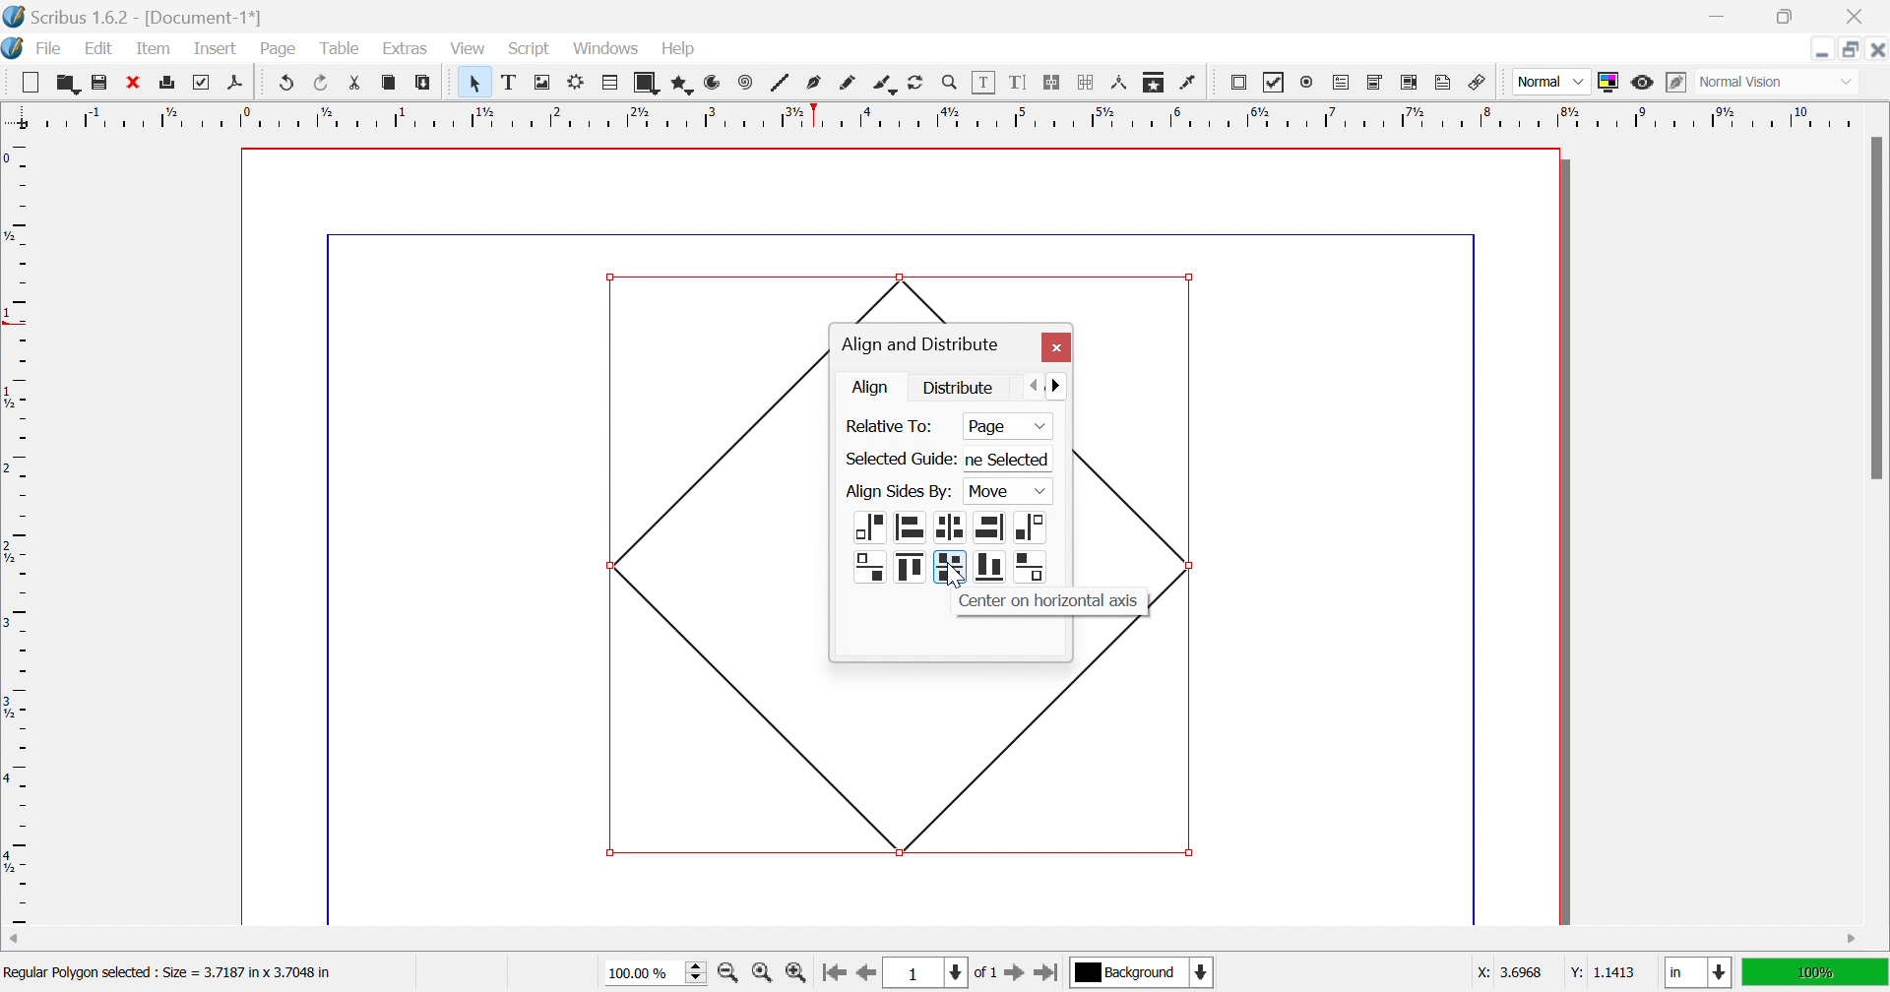 This screenshot has height=992, width=1890. What do you see at coordinates (1310, 80) in the screenshot?
I see `PDF radio button` at bounding box center [1310, 80].